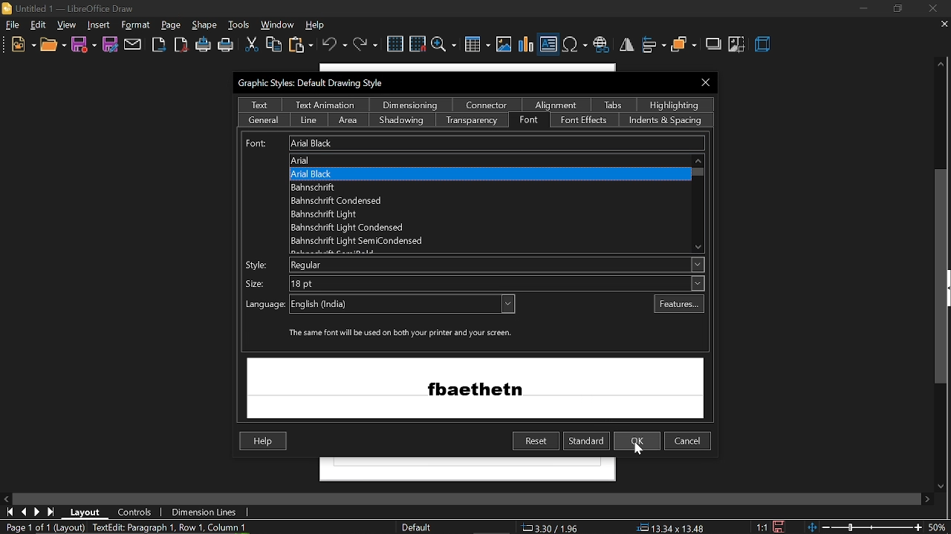  I want to click on Style, so click(260, 263).